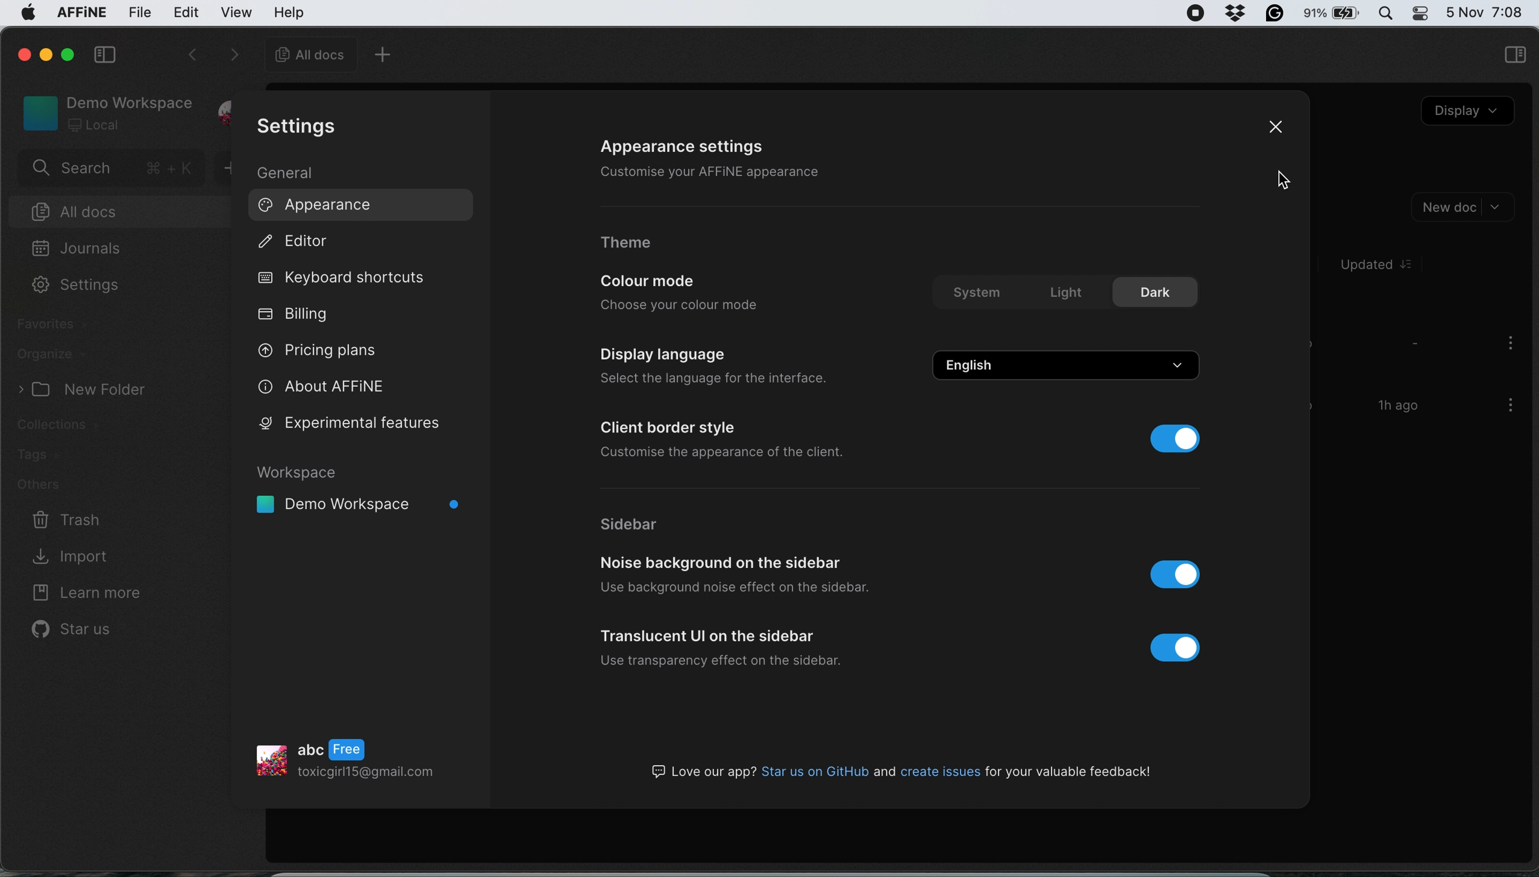 This screenshot has width=1539, height=877. Describe the element at coordinates (320, 354) in the screenshot. I see `pricing plans` at that location.